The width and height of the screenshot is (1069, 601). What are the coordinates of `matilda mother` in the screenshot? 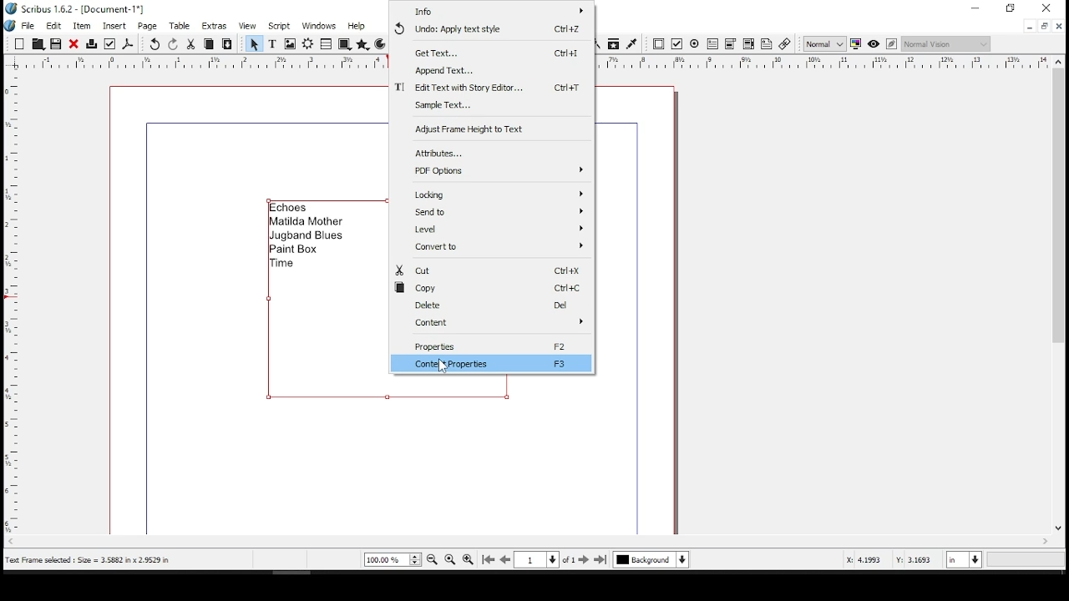 It's located at (307, 222).